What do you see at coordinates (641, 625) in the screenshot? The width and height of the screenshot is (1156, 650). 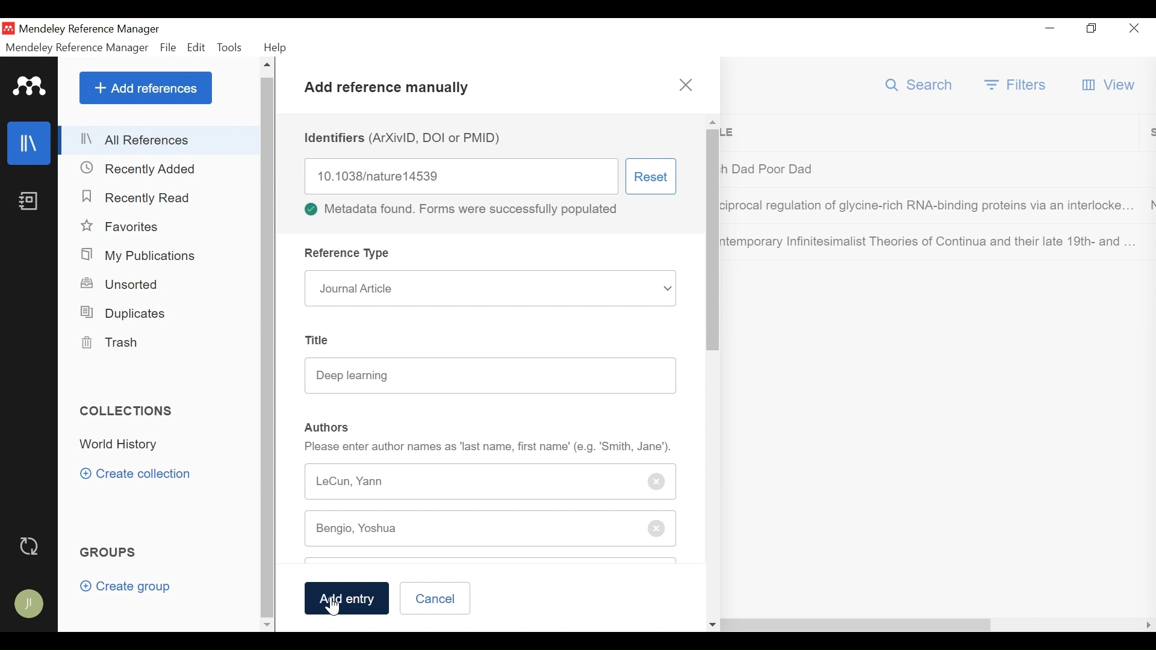 I see `Horizontal Scroll bar` at bounding box center [641, 625].